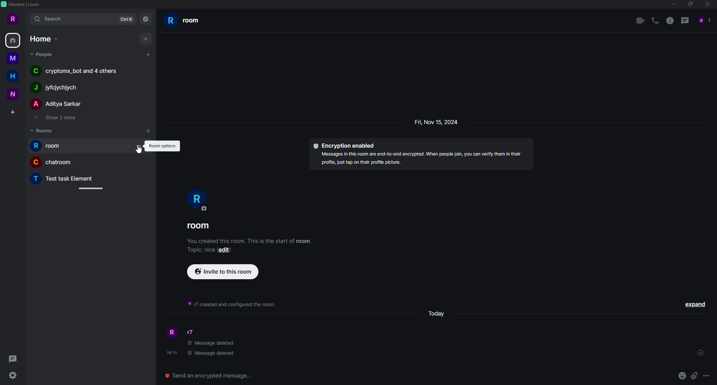  I want to click on OT Bl DPE ERE Pt NE SE IES [SPUR Sy
profile, just tap on their profile picture., so click(418, 161).